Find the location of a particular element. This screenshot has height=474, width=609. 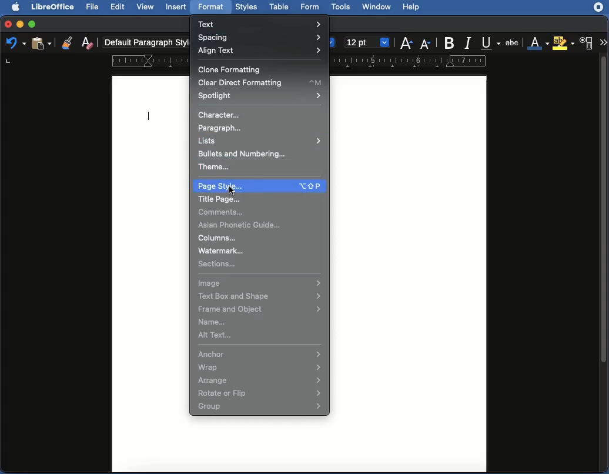

More is located at coordinates (603, 41).